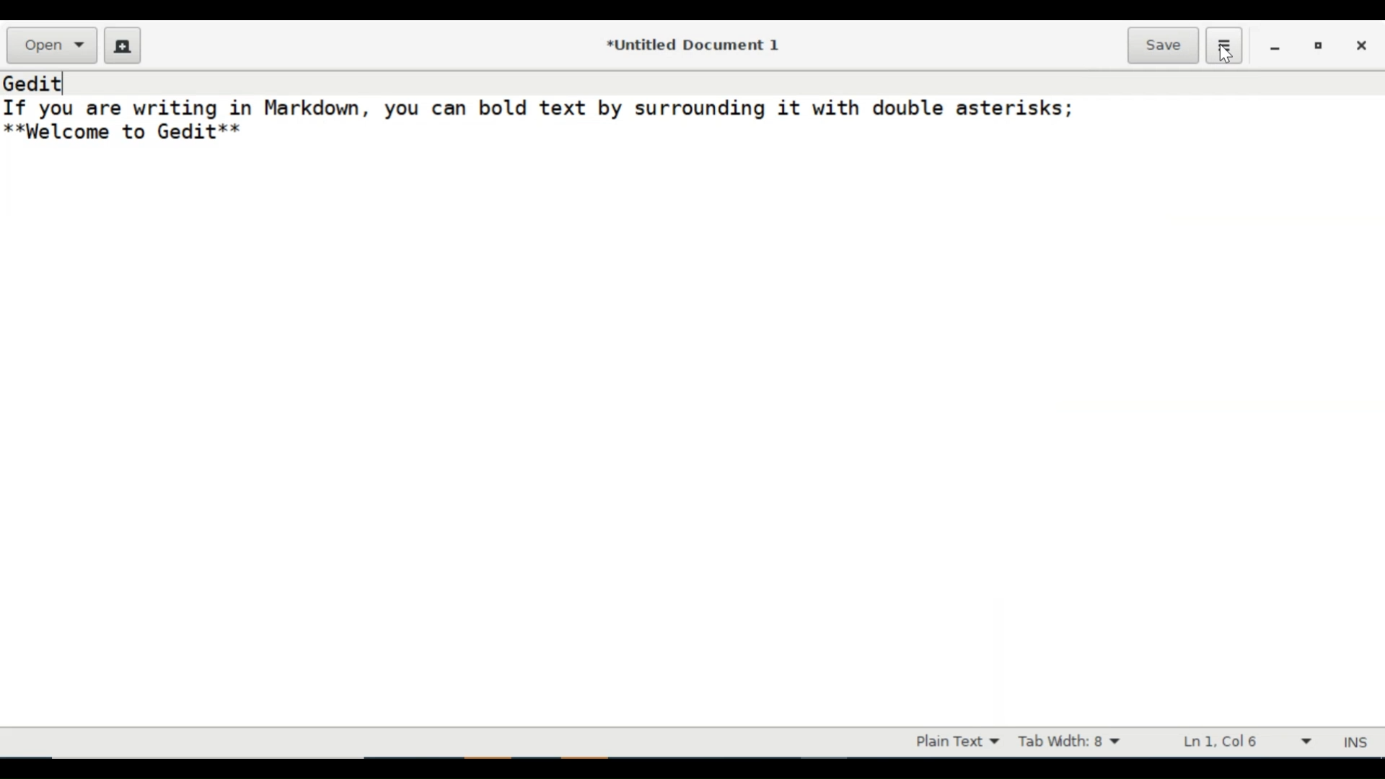 The image size is (1385, 779). I want to click on *Untitled Document 1, so click(694, 45).